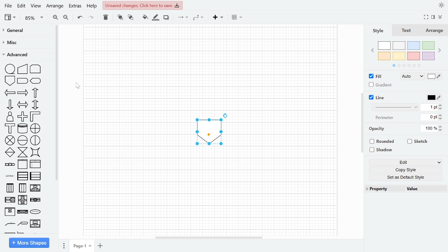  I want to click on cursor, so click(78, 85).